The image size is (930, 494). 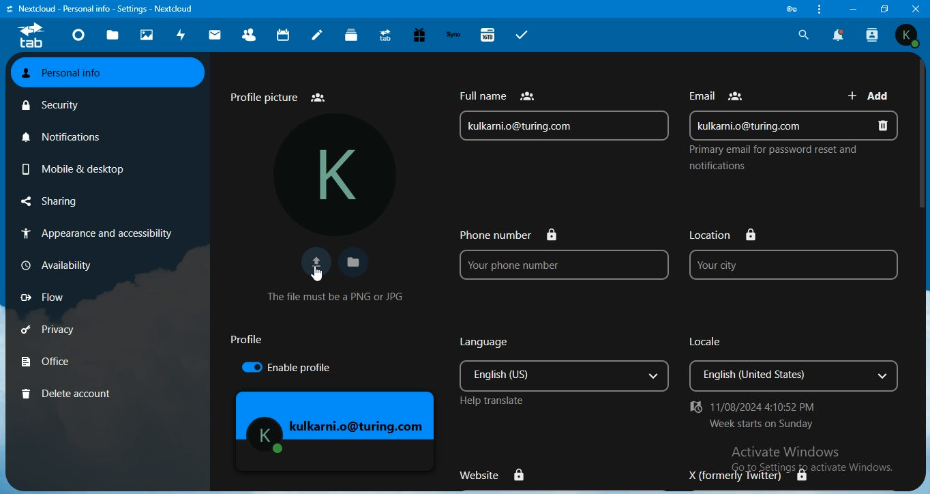 What do you see at coordinates (338, 299) in the screenshot?
I see `text` at bounding box center [338, 299].